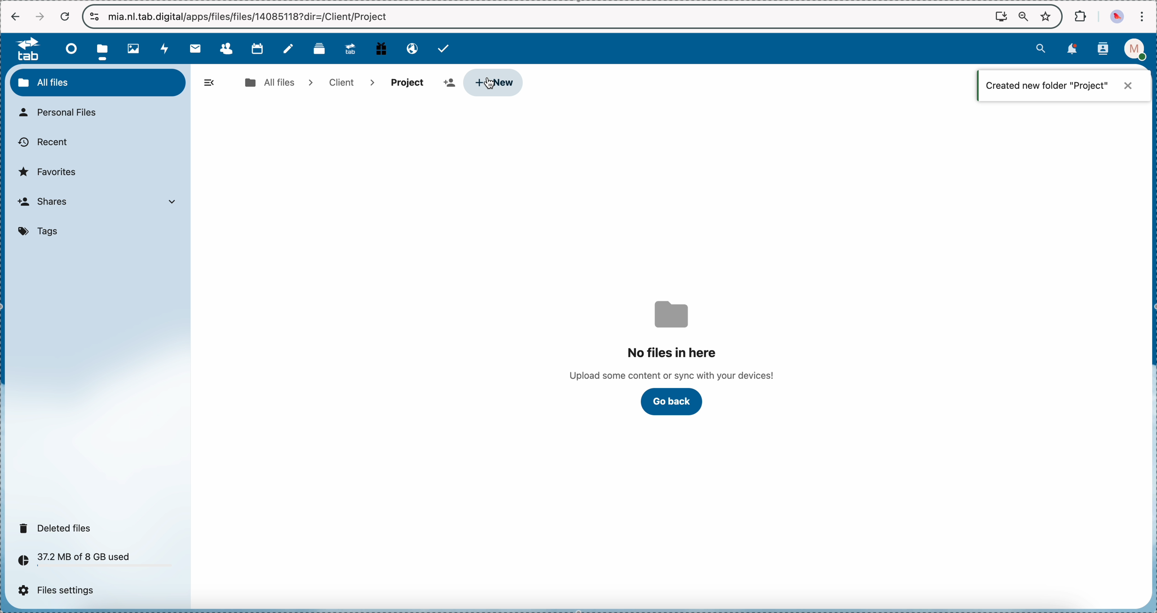 This screenshot has height=613, width=1157. What do you see at coordinates (24, 48) in the screenshot?
I see `tab` at bounding box center [24, 48].